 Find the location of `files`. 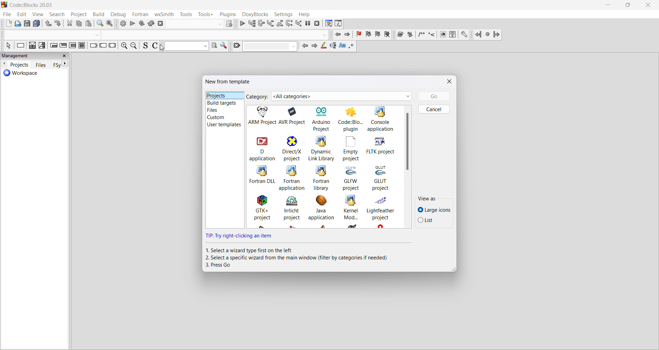

files is located at coordinates (41, 65).